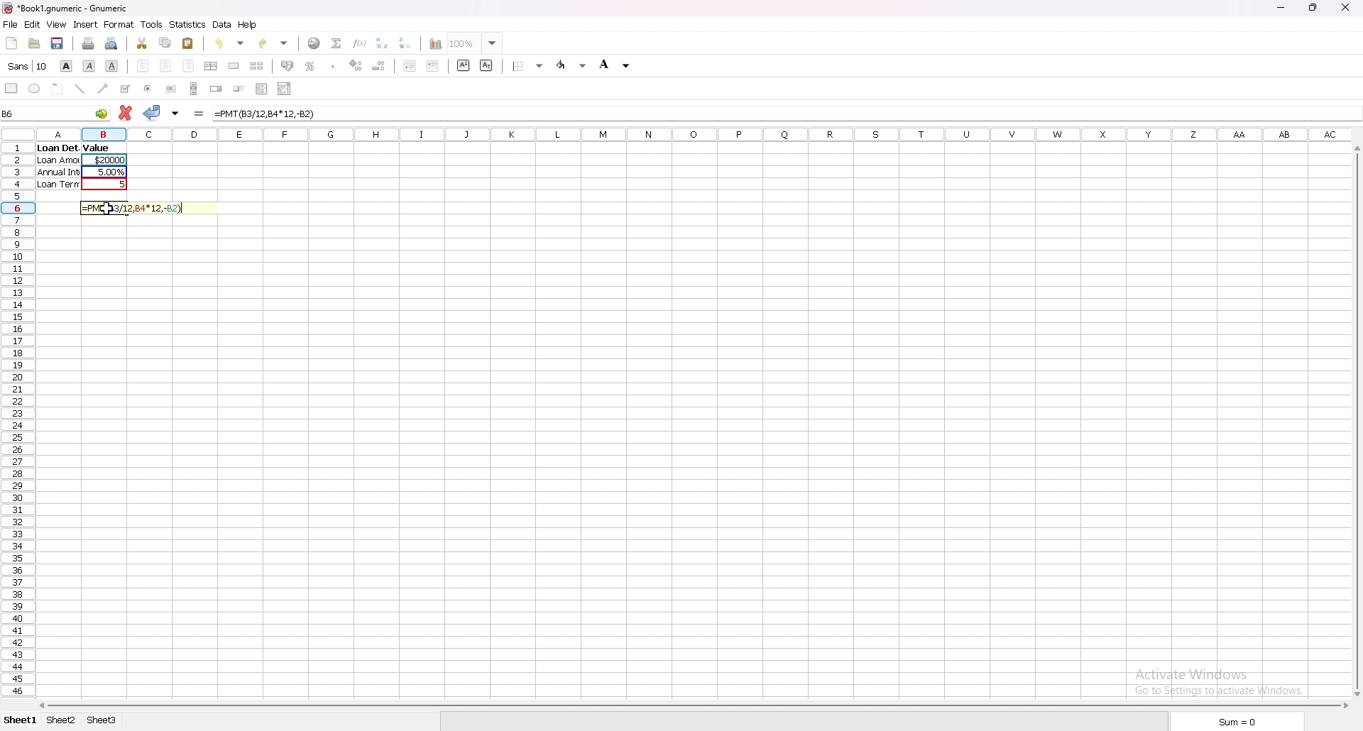 The image size is (1363, 731). I want to click on paste, so click(187, 43).